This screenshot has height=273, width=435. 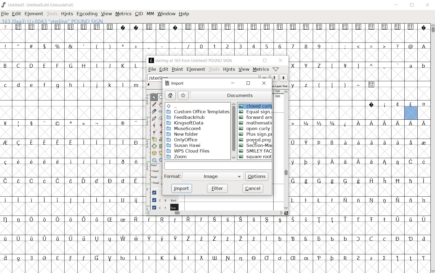 What do you see at coordinates (6, 85) in the screenshot?
I see `c` at bounding box center [6, 85].